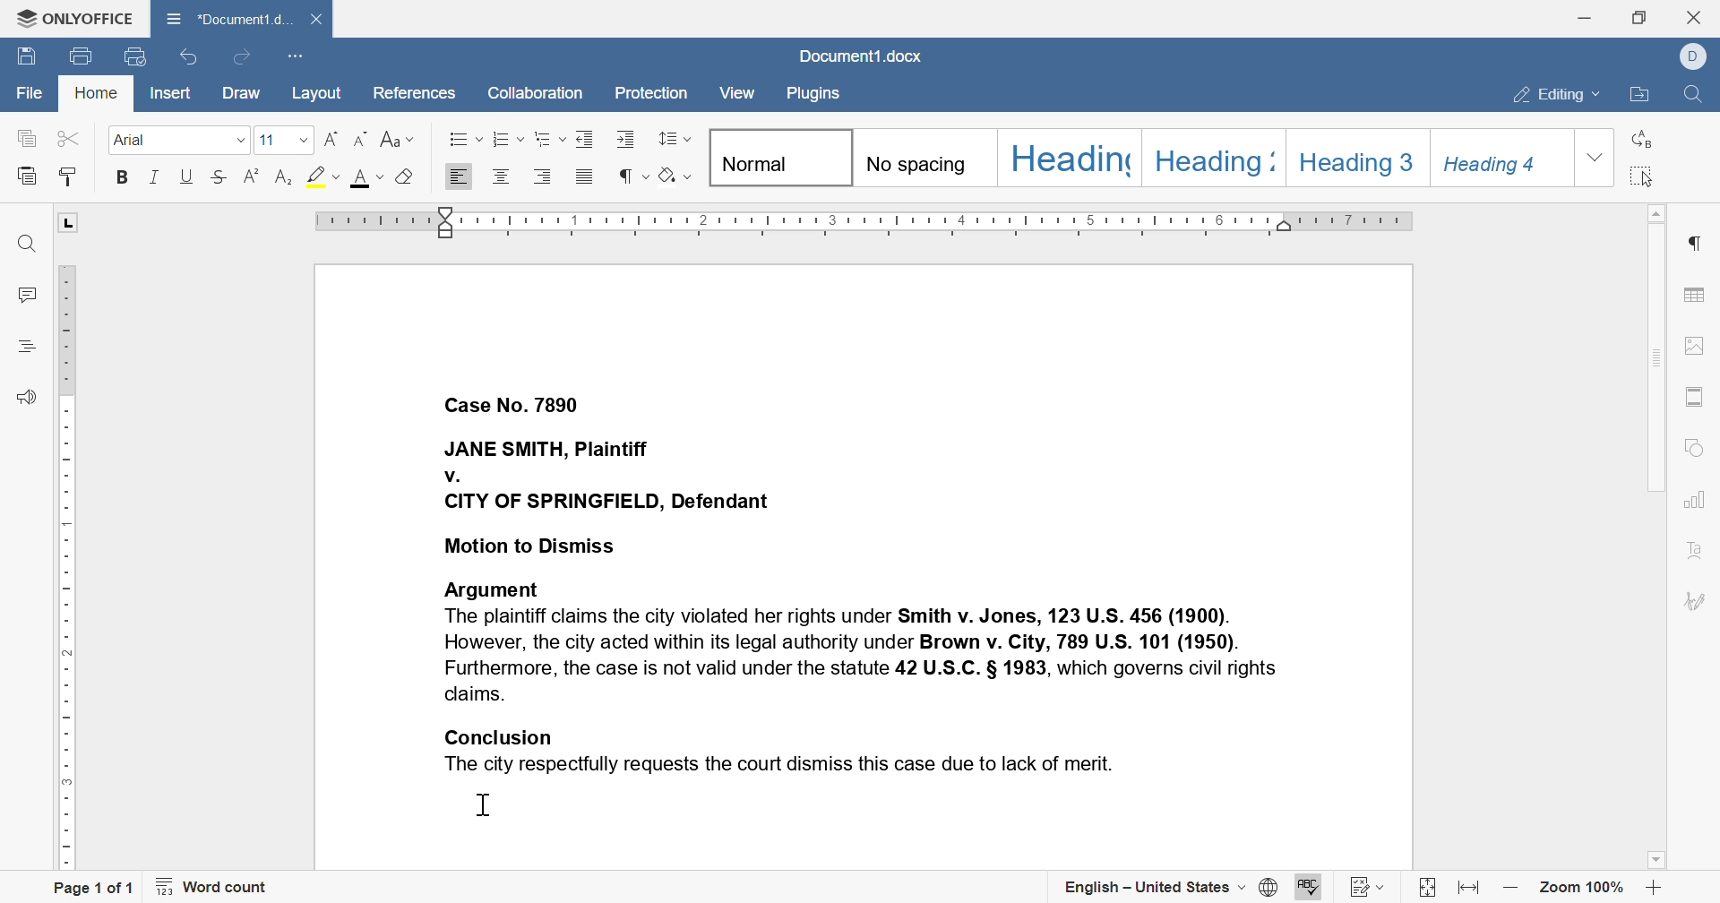 The image size is (1720, 903). I want to click on zoom 100%, so click(1583, 886).